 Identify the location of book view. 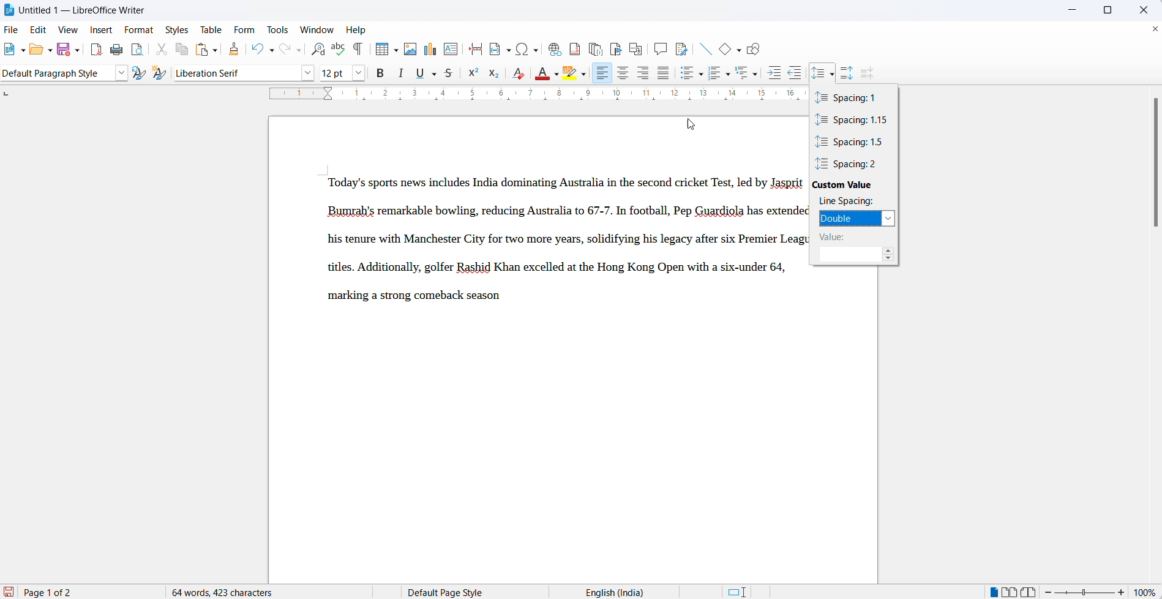
(1030, 590).